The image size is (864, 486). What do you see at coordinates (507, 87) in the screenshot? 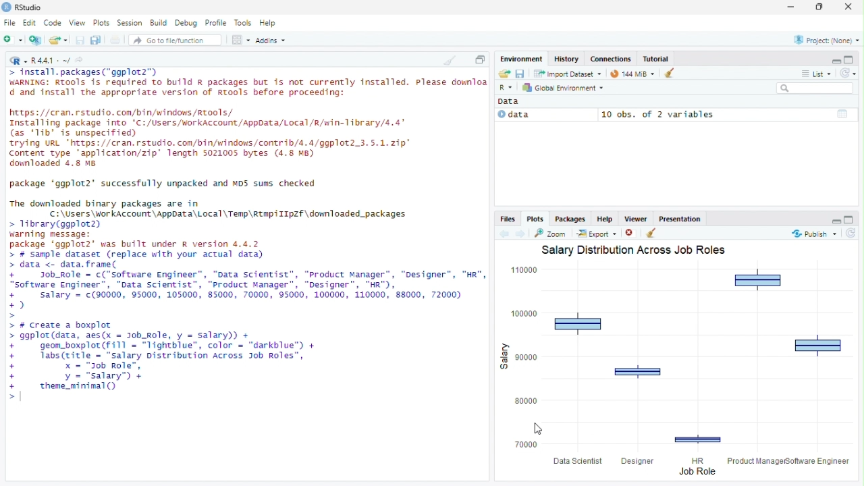
I see `R language` at bounding box center [507, 87].